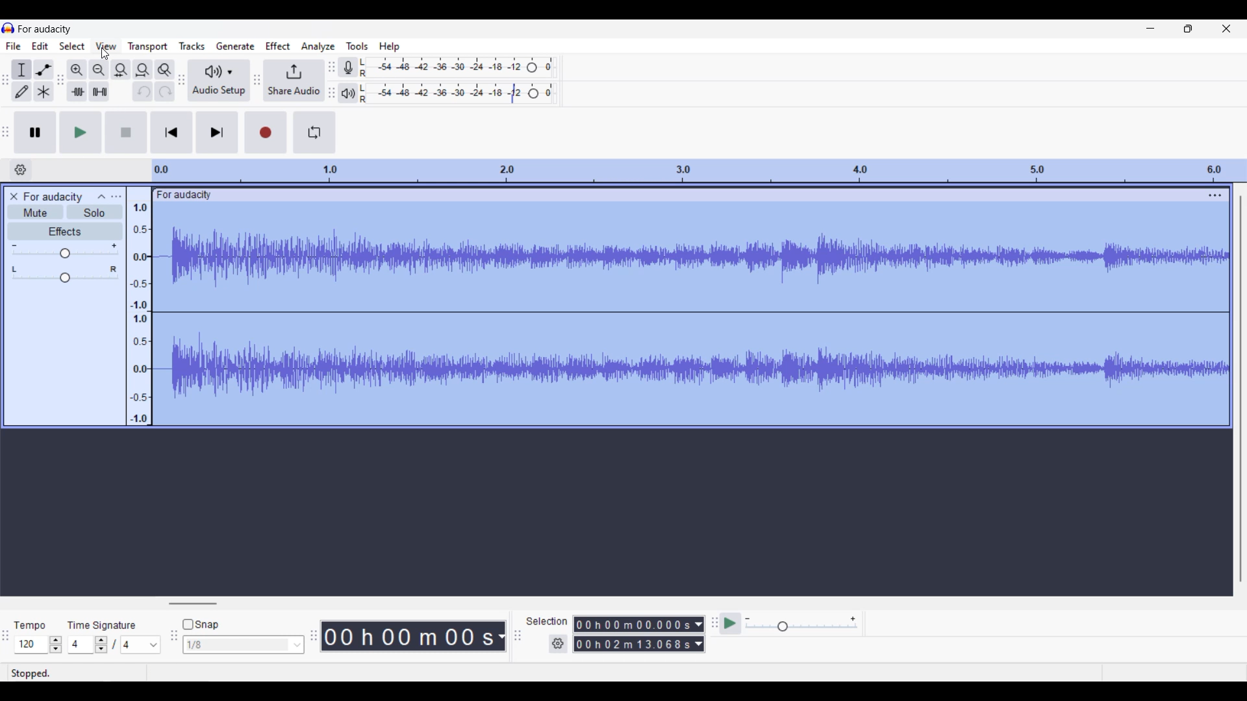  I want to click on Play/Play once, so click(80, 132).